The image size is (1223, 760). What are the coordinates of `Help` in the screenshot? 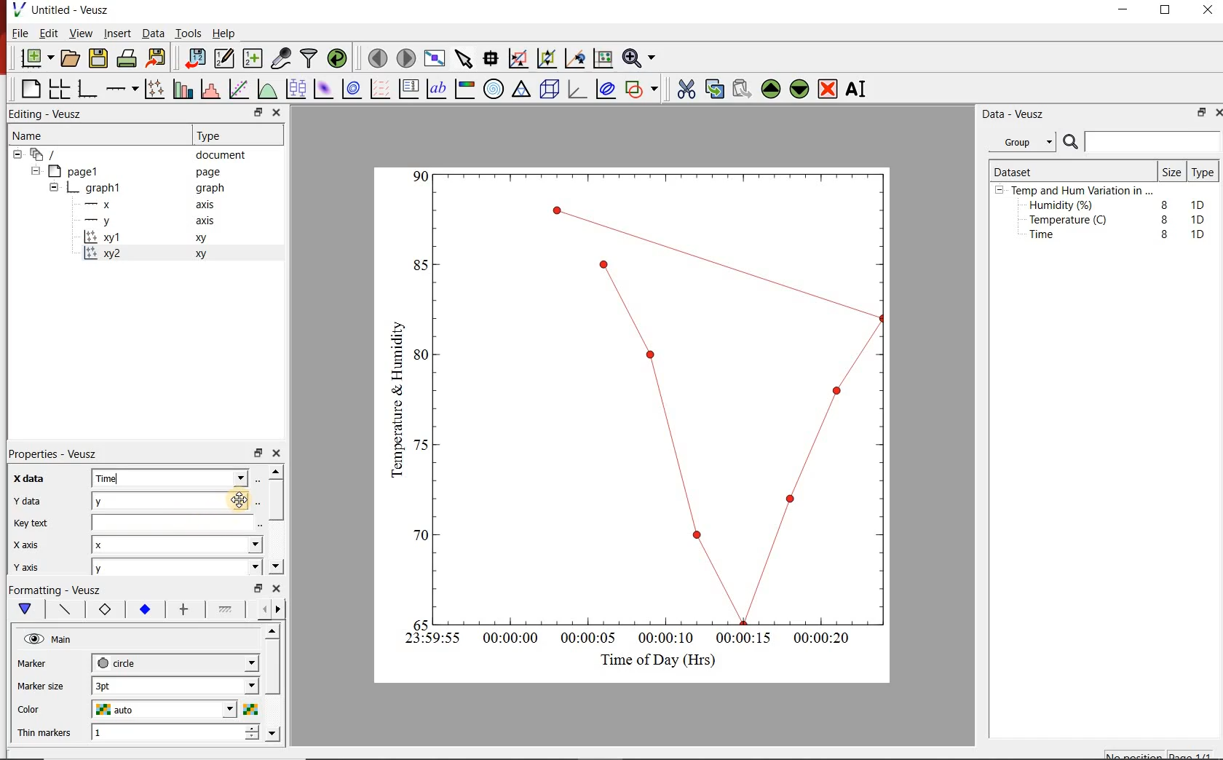 It's located at (225, 32).